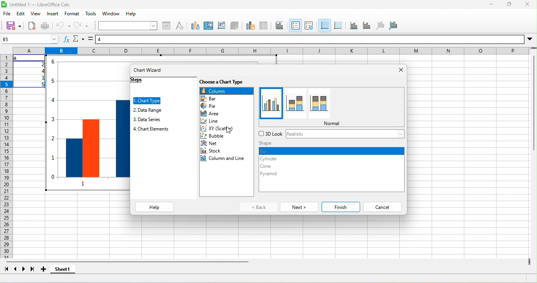 The image size is (537, 283). Describe the element at coordinates (264, 26) in the screenshot. I see `data table` at that location.